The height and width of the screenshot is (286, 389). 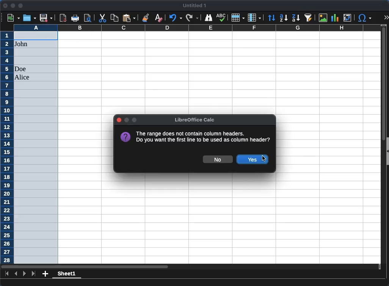 I want to click on sort, so click(x=272, y=18).